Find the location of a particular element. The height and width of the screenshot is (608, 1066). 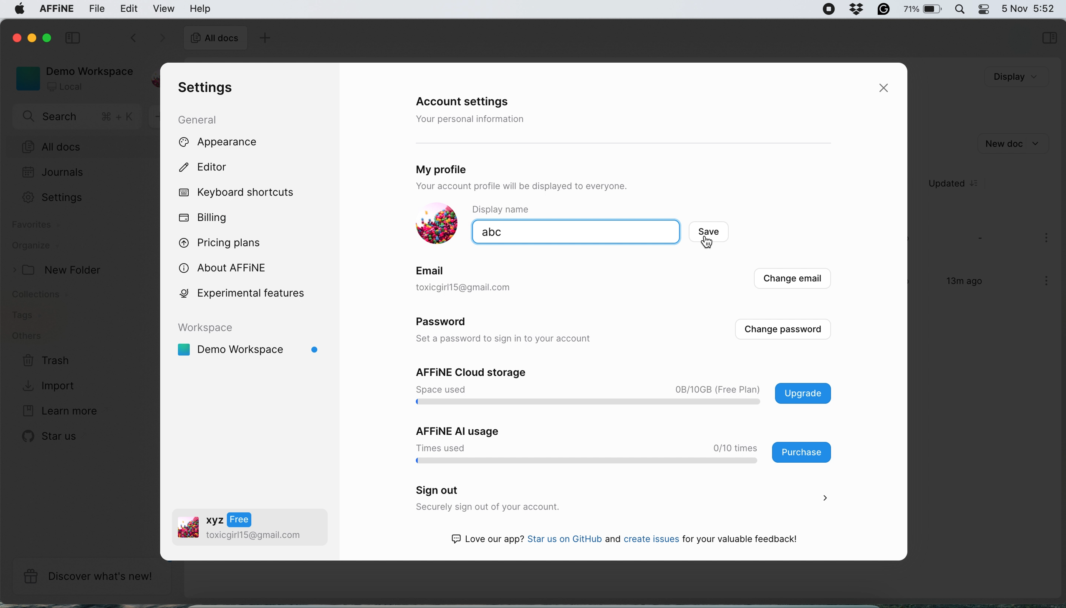

close is located at coordinates (15, 37).